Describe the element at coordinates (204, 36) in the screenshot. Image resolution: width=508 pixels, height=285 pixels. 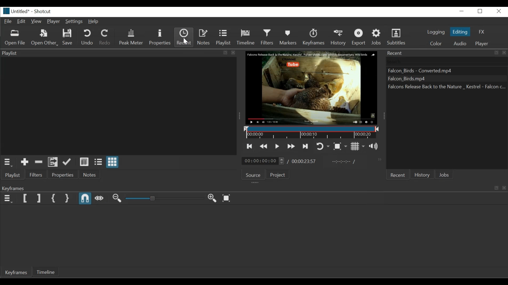
I see `Notes` at that location.